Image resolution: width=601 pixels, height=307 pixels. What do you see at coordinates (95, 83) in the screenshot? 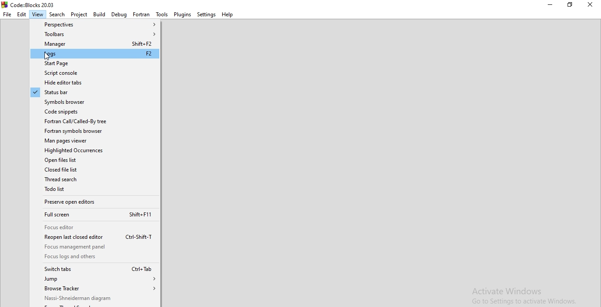
I see `Hide editor tabs` at bounding box center [95, 83].